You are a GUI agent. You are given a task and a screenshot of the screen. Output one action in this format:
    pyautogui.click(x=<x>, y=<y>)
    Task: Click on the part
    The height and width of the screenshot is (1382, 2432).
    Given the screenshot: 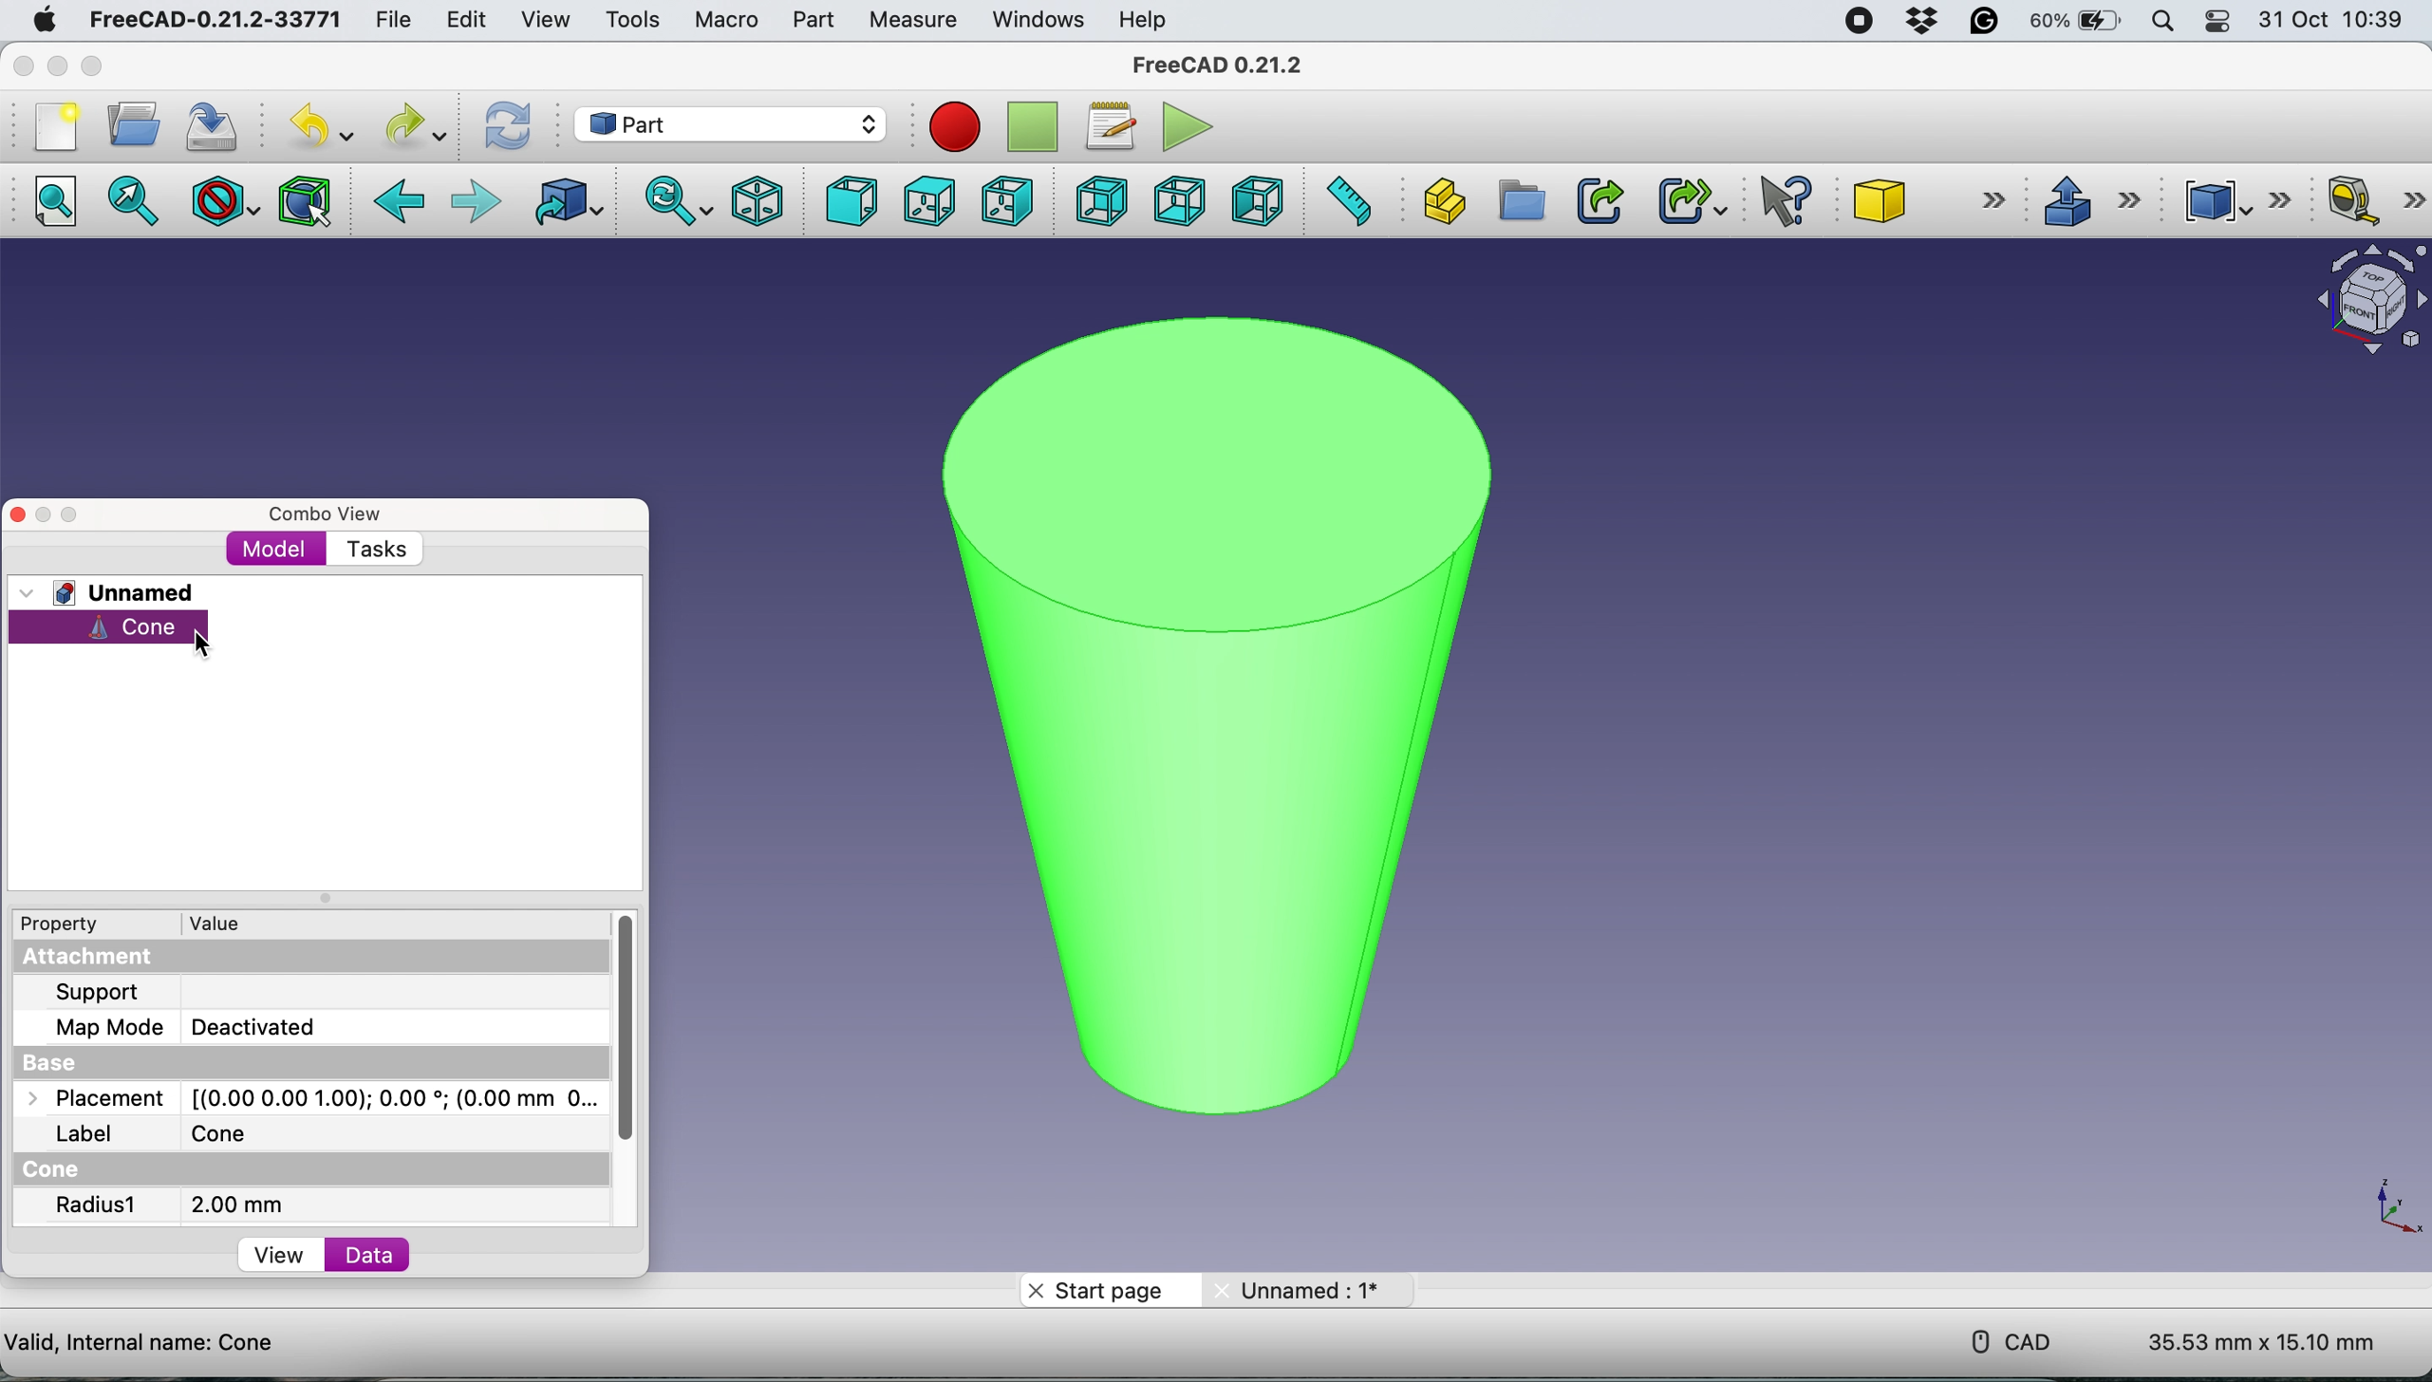 What is the action you would take?
    pyautogui.click(x=808, y=20)
    